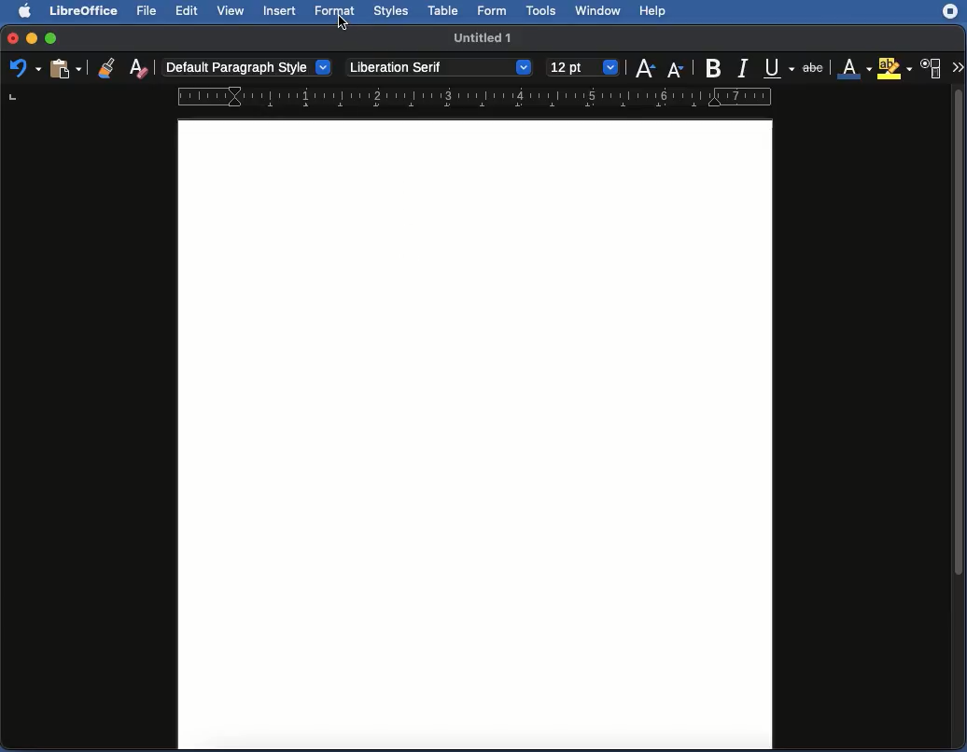 The image size is (967, 752). I want to click on Bold, so click(714, 67).